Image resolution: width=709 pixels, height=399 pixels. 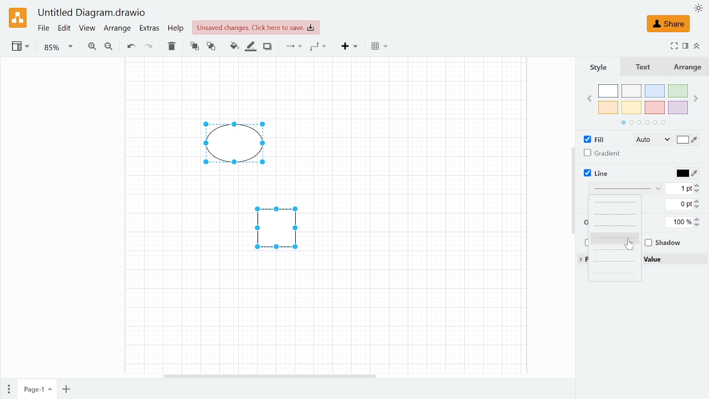 I want to click on Gradient, so click(x=605, y=154).